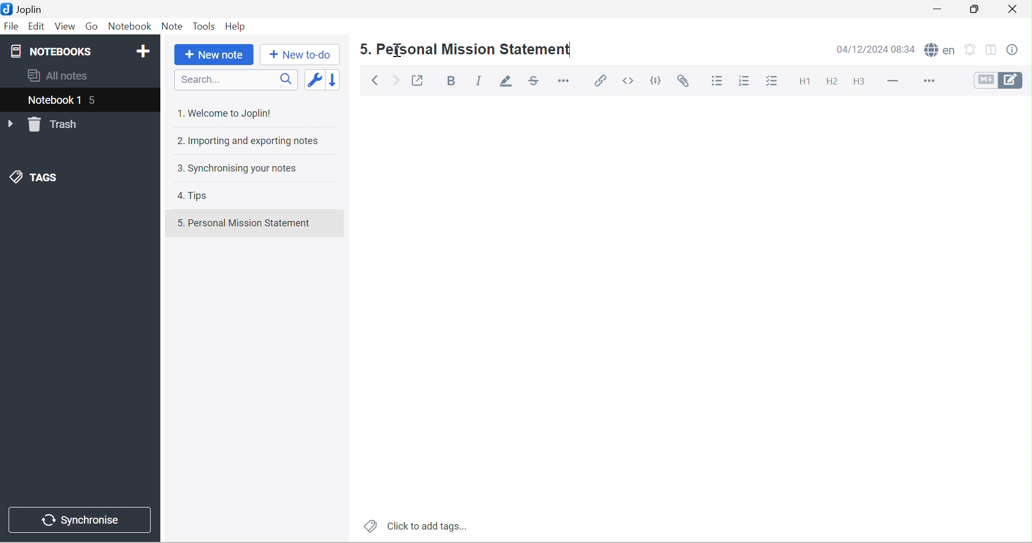  What do you see at coordinates (656, 80) in the screenshot?
I see `Code` at bounding box center [656, 80].